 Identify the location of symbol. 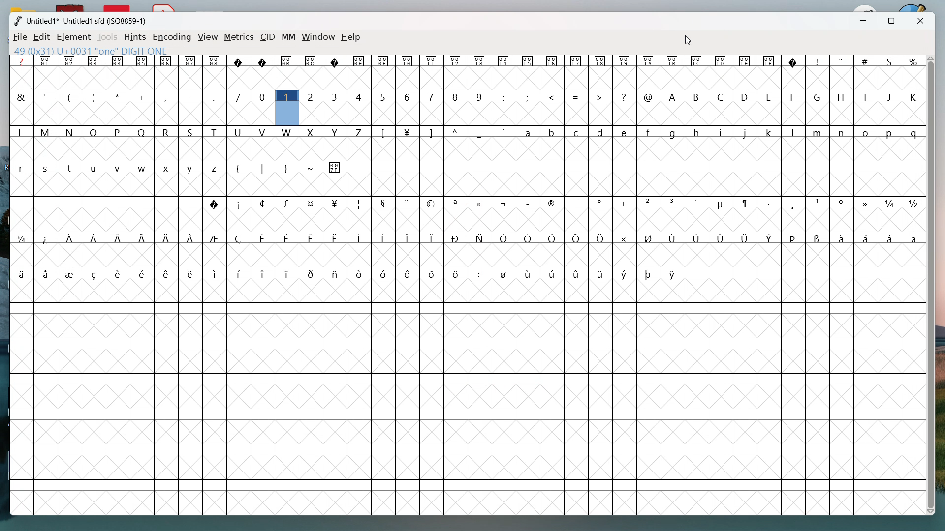
(890, 204).